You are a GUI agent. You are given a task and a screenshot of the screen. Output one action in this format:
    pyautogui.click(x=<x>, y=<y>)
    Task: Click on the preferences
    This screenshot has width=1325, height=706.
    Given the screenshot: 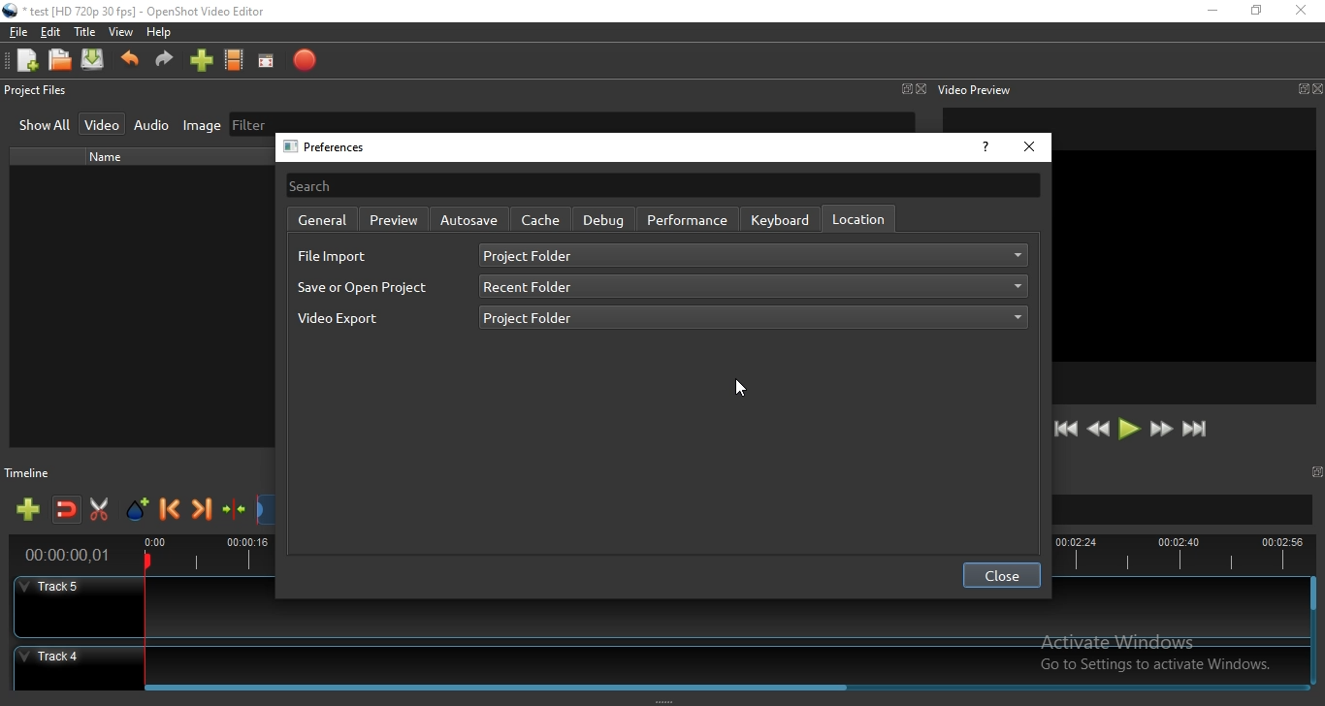 What is the action you would take?
    pyautogui.click(x=331, y=147)
    